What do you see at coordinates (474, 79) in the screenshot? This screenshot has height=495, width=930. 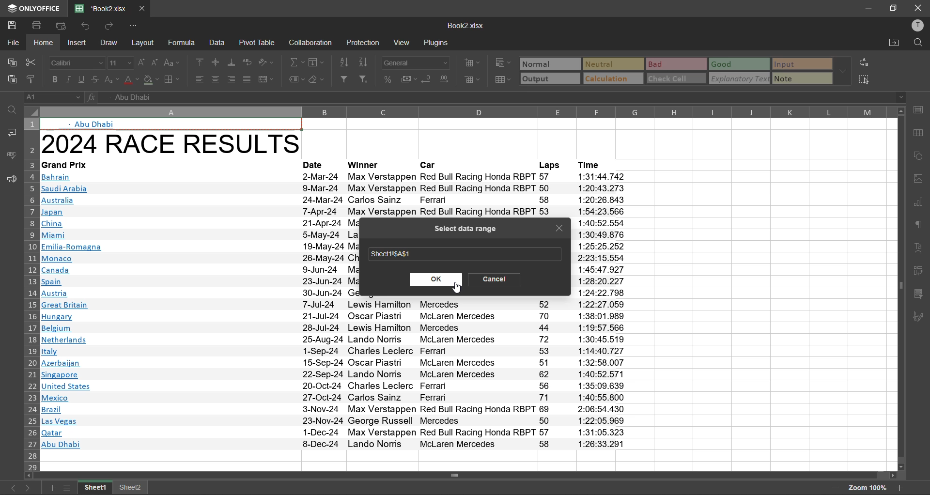 I see `delete cells` at bounding box center [474, 79].